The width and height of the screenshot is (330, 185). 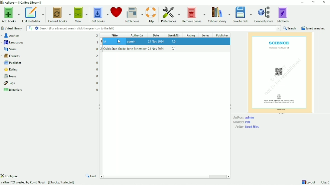 What do you see at coordinates (12, 176) in the screenshot?
I see `Configure` at bounding box center [12, 176].